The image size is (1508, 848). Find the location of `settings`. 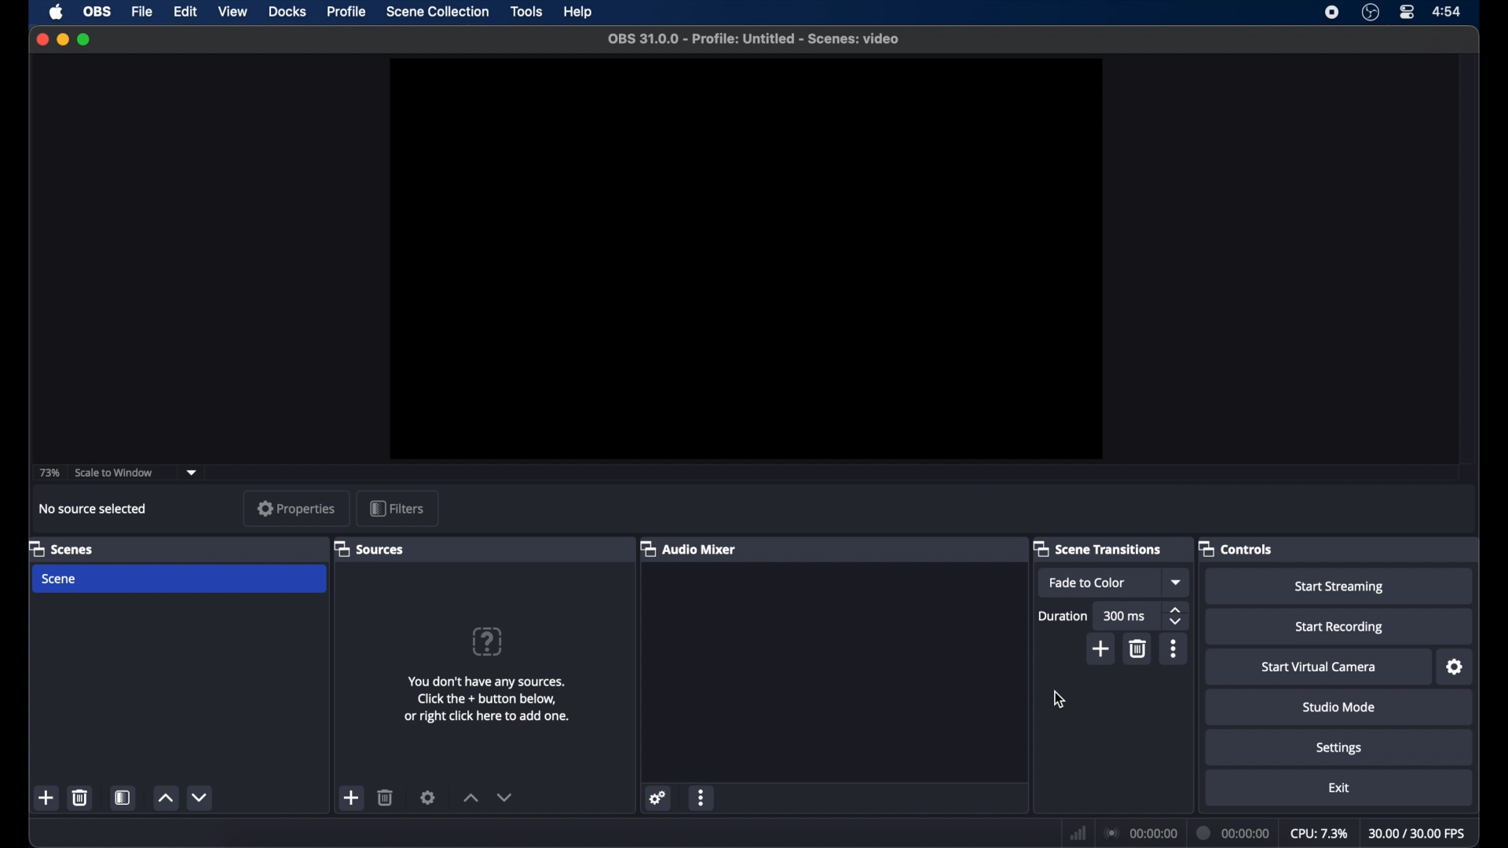

settings is located at coordinates (657, 797).